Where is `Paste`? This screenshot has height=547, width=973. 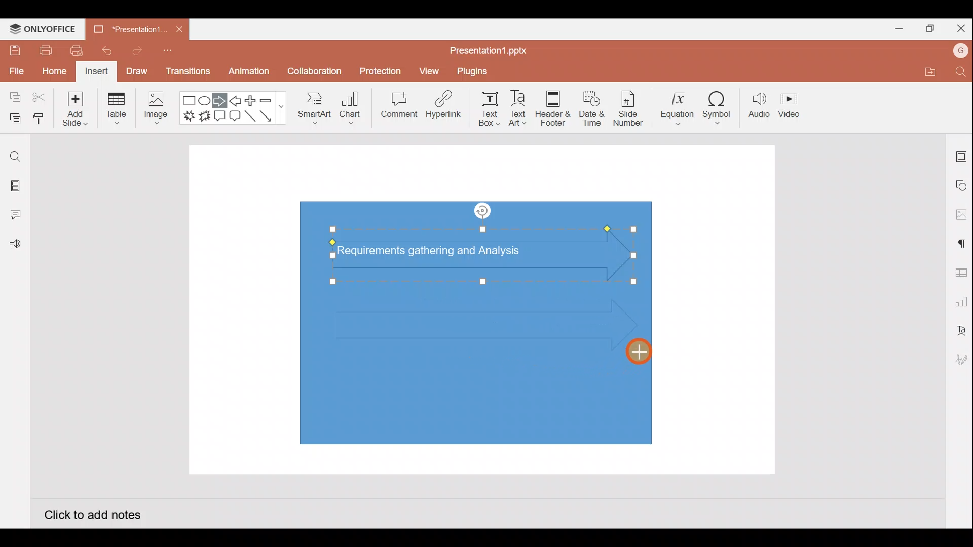
Paste is located at coordinates (13, 119).